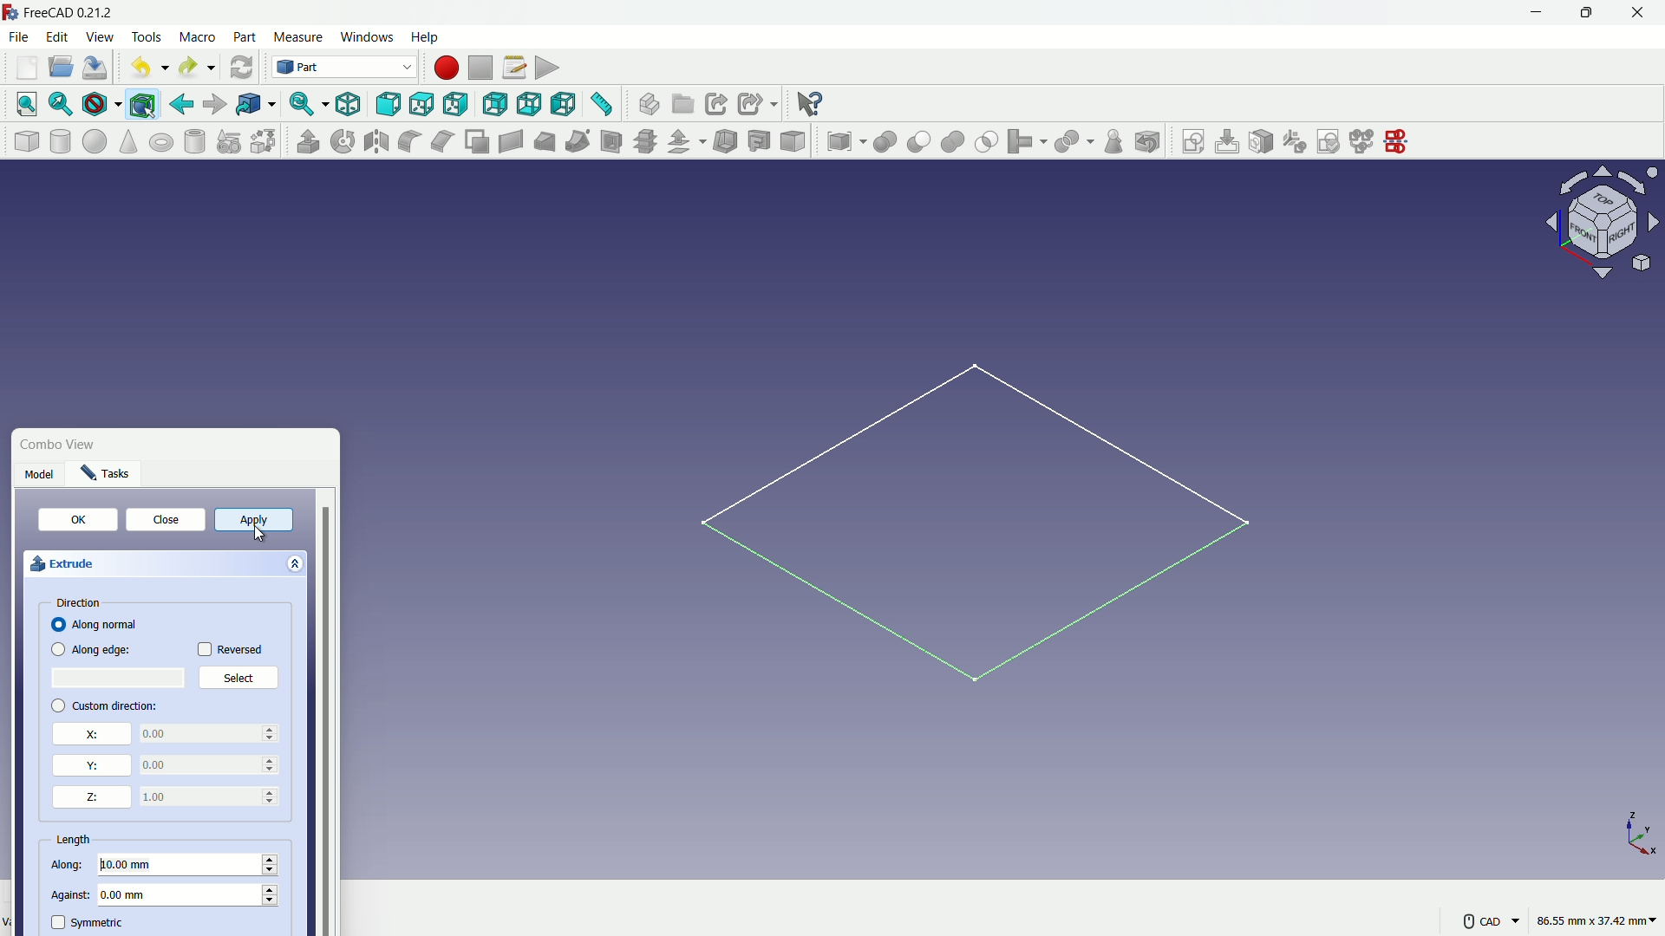 The height and width of the screenshot is (936, 1665). What do you see at coordinates (29, 104) in the screenshot?
I see `fit all` at bounding box center [29, 104].